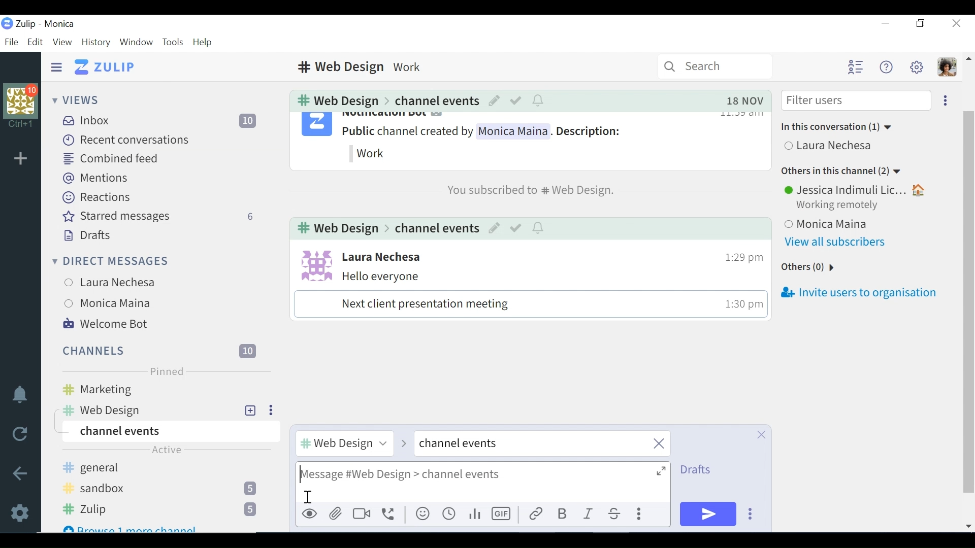 This screenshot has width=975, height=548. Describe the element at coordinates (614, 515) in the screenshot. I see `Strikethrough` at that location.